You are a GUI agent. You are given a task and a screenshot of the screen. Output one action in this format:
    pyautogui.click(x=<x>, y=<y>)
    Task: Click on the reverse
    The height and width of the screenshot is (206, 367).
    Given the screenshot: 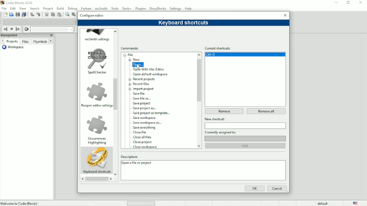 What is the action you would take?
    pyautogui.click(x=82, y=179)
    